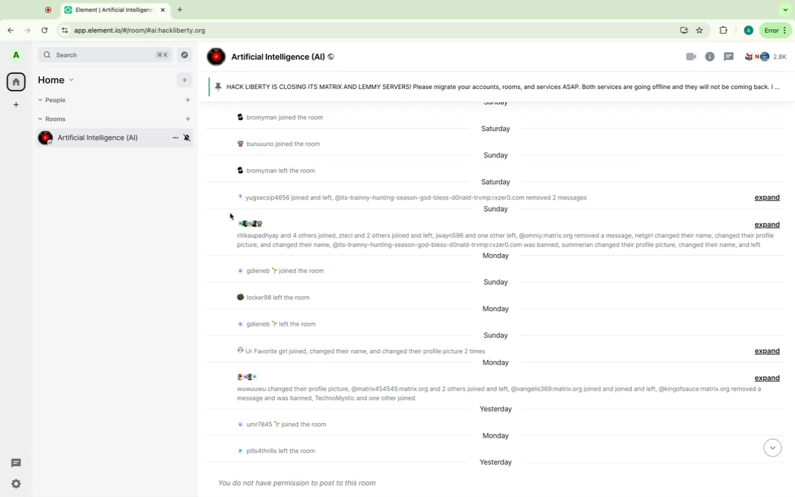 This screenshot has width=795, height=497. I want to click on Day, so click(495, 437).